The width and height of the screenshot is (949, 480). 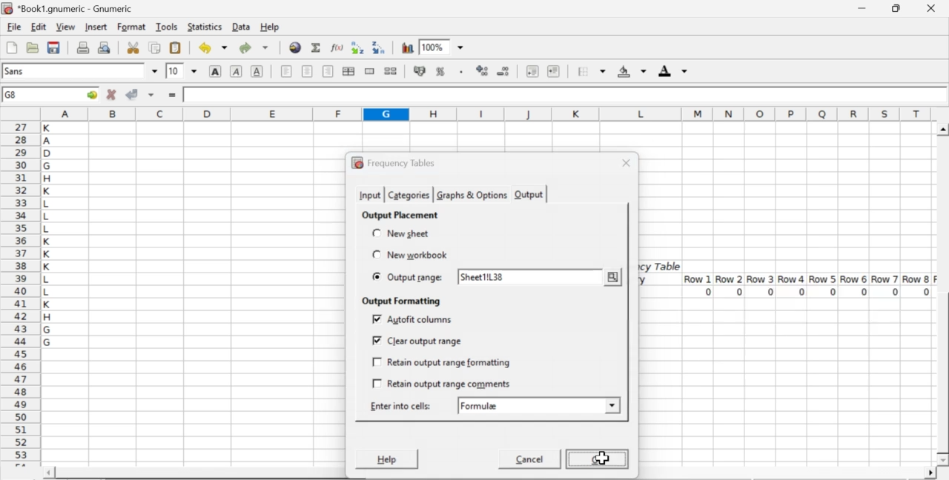 I want to click on edit function in current cell, so click(x=338, y=47).